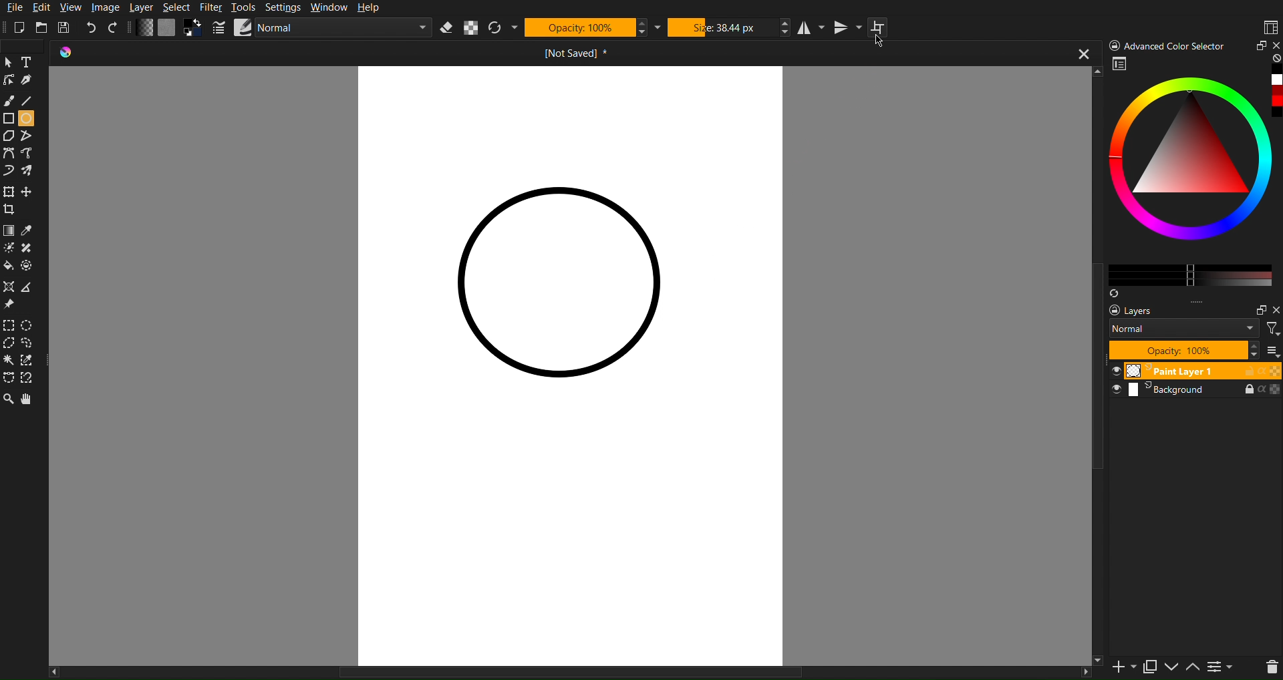 This screenshot has width=1283, height=680. I want to click on Shape, so click(25, 265).